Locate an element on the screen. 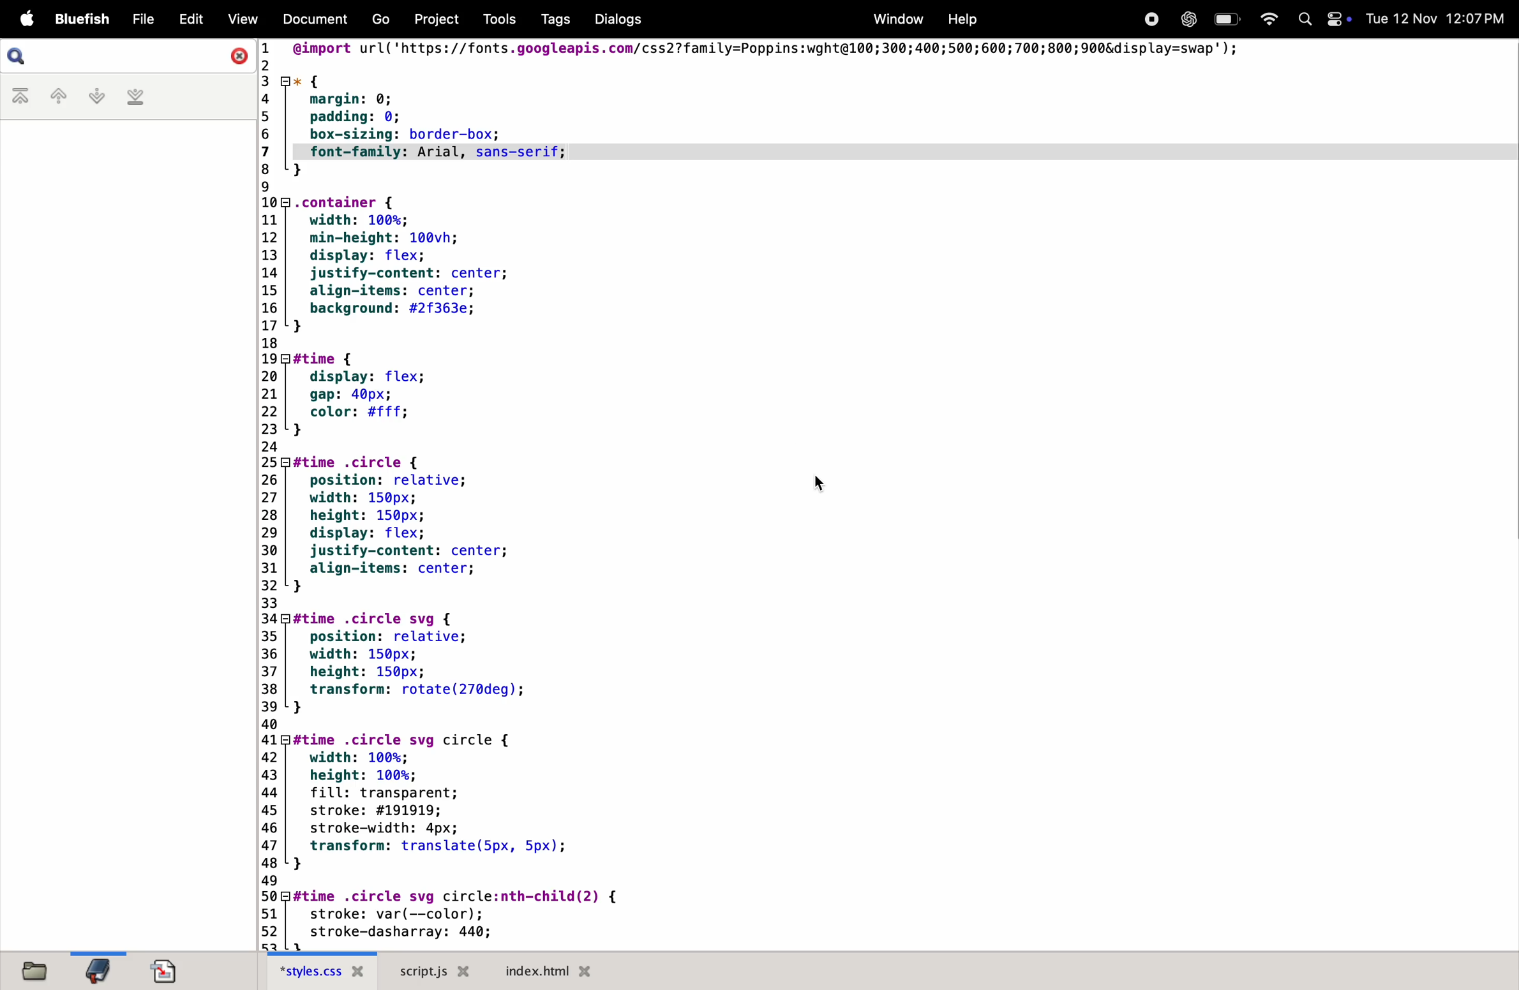 This screenshot has height=990, width=1519. open bookmark is located at coordinates (99, 970).